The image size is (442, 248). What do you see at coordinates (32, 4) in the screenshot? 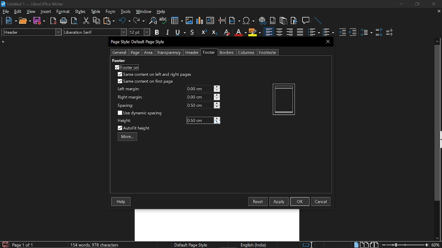
I see `Current window` at bounding box center [32, 4].